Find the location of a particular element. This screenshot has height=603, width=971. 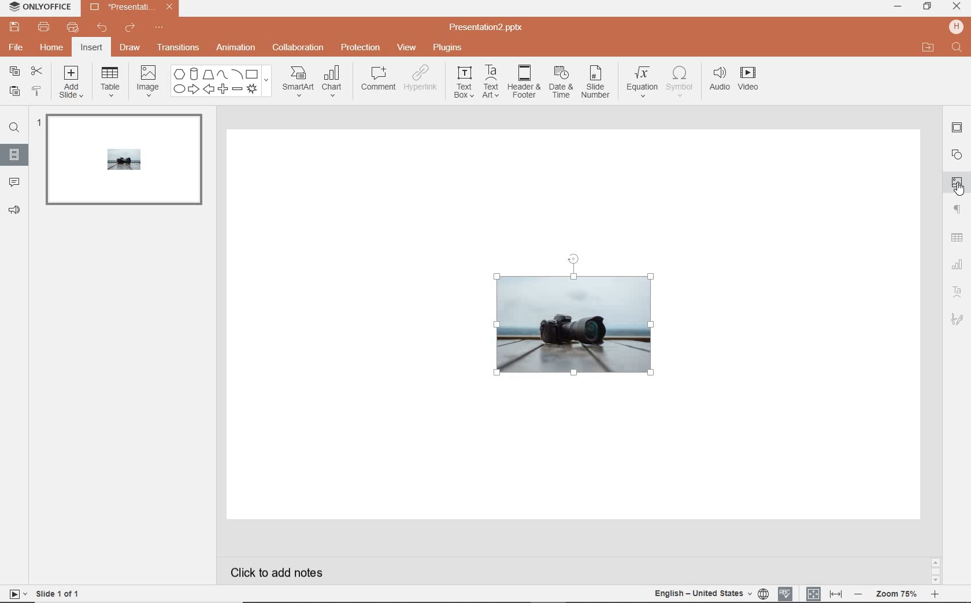

date & time is located at coordinates (562, 82).